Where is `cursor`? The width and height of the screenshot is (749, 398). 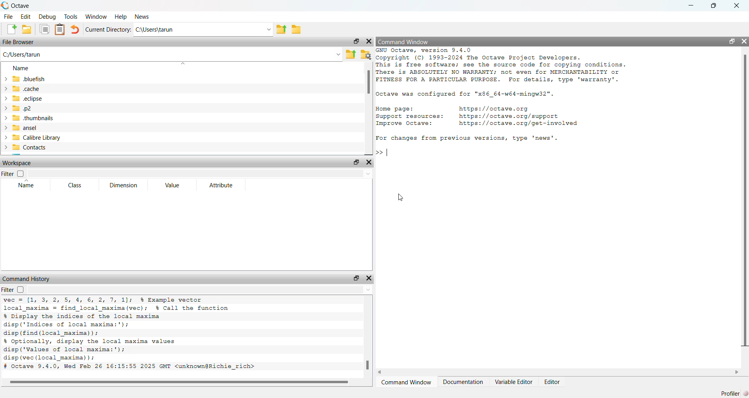 cursor is located at coordinates (400, 197).